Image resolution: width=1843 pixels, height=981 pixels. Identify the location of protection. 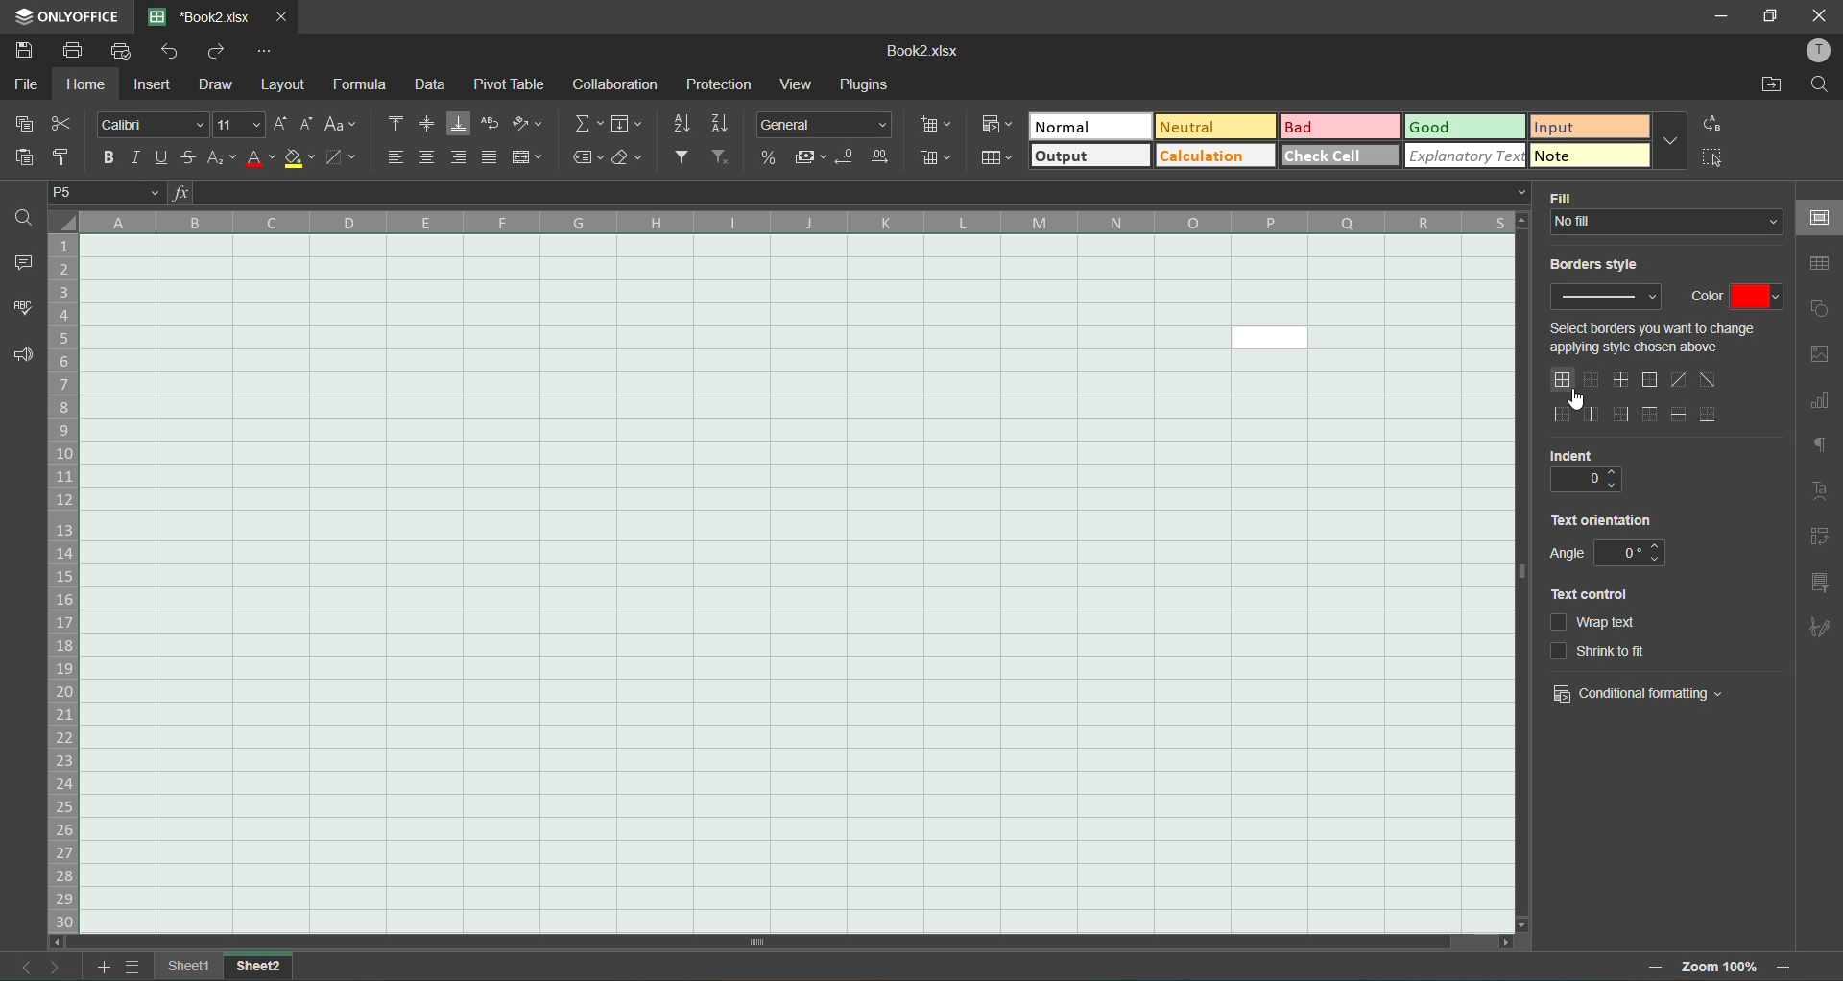
(720, 87).